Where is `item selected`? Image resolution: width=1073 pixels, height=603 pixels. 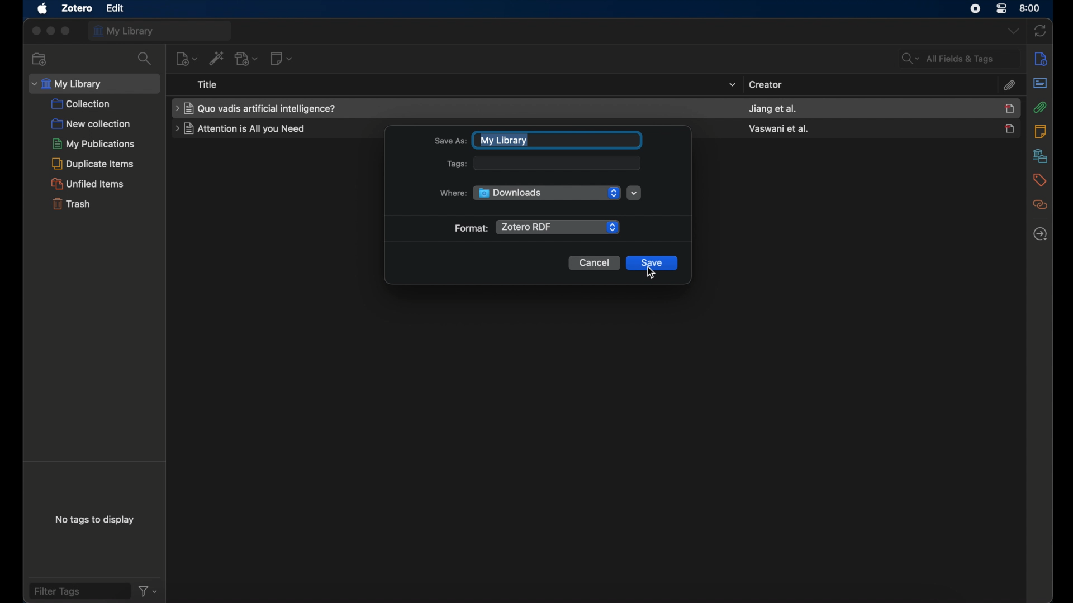 item selected is located at coordinates (1010, 108).